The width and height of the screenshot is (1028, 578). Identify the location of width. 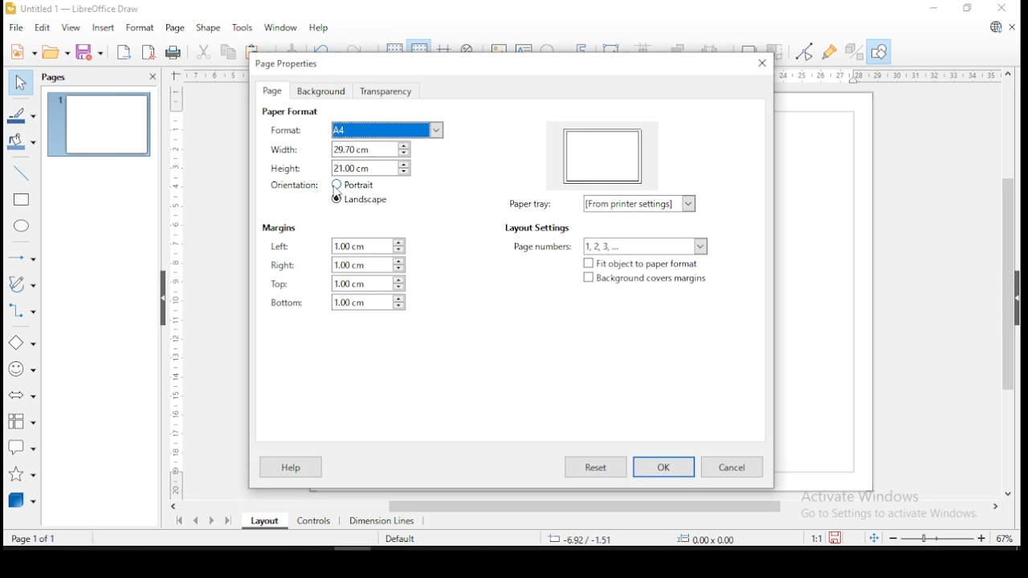
(354, 149).